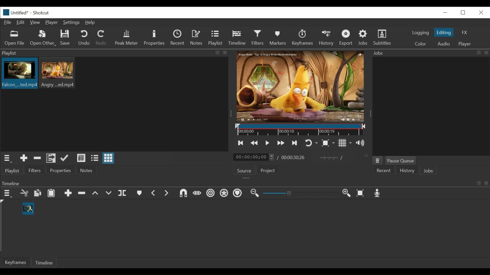 This screenshot has height=275, width=490. What do you see at coordinates (139, 194) in the screenshot?
I see `markers` at bounding box center [139, 194].